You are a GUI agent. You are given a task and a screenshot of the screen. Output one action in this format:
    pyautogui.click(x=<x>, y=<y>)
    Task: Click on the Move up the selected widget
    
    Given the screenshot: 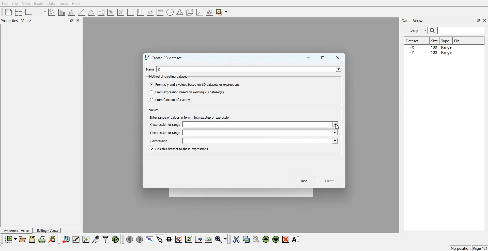 What is the action you would take?
    pyautogui.click(x=266, y=239)
    